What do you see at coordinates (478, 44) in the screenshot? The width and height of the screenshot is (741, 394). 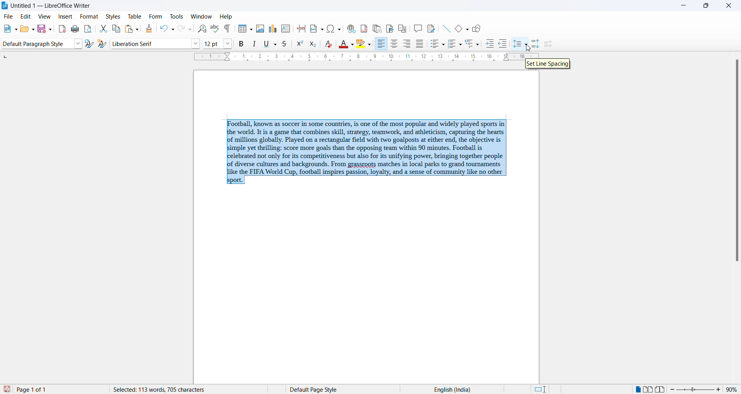 I see `outline format options` at bounding box center [478, 44].